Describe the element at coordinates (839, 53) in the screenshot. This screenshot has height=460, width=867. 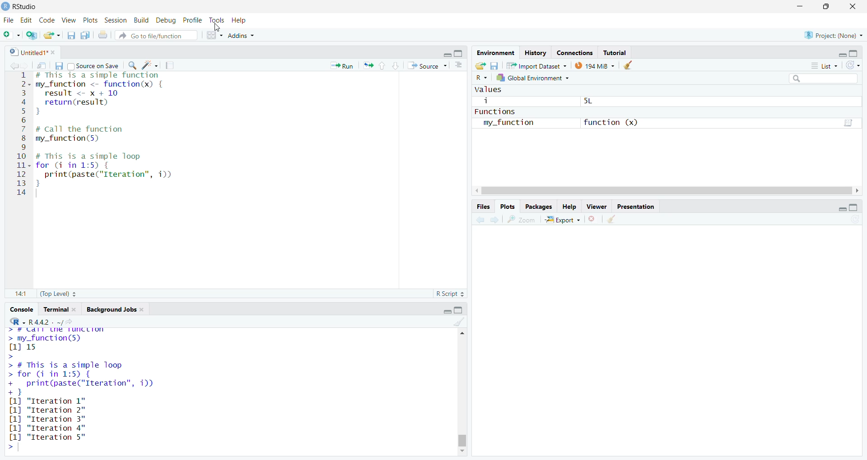
I see `minimize` at that location.